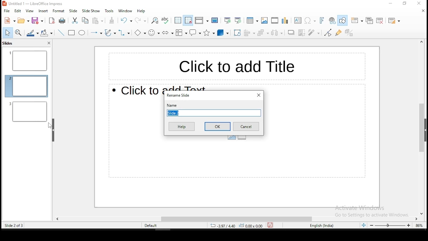 The image size is (428, 241). What do you see at coordinates (13, 226) in the screenshot?
I see `slide 2 of 3` at bounding box center [13, 226].